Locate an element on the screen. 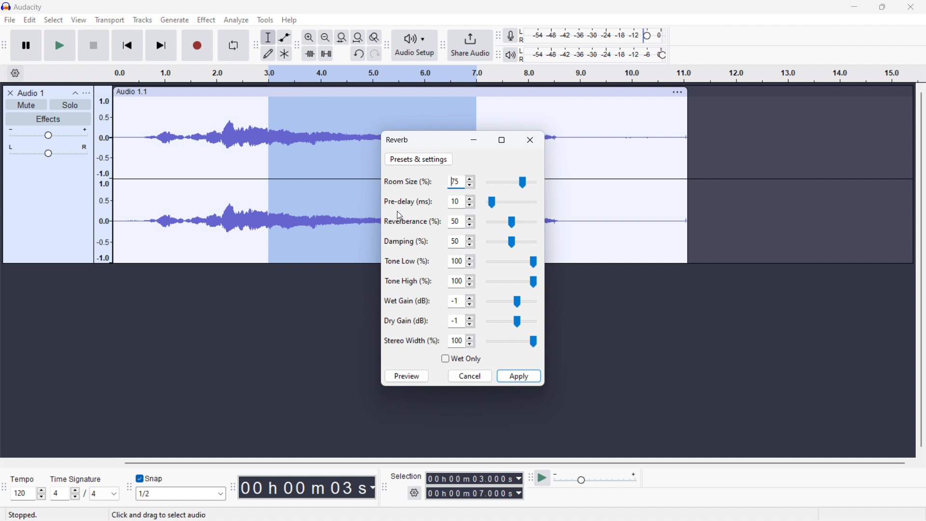 The width and height of the screenshot is (926, 521). mute selection is located at coordinates (326, 53).